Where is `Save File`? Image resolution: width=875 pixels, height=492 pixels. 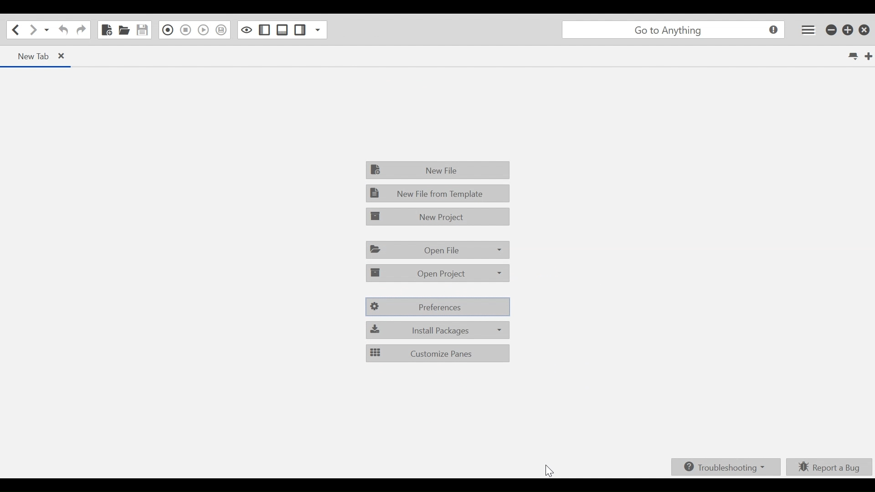
Save File is located at coordinates (142, 30).